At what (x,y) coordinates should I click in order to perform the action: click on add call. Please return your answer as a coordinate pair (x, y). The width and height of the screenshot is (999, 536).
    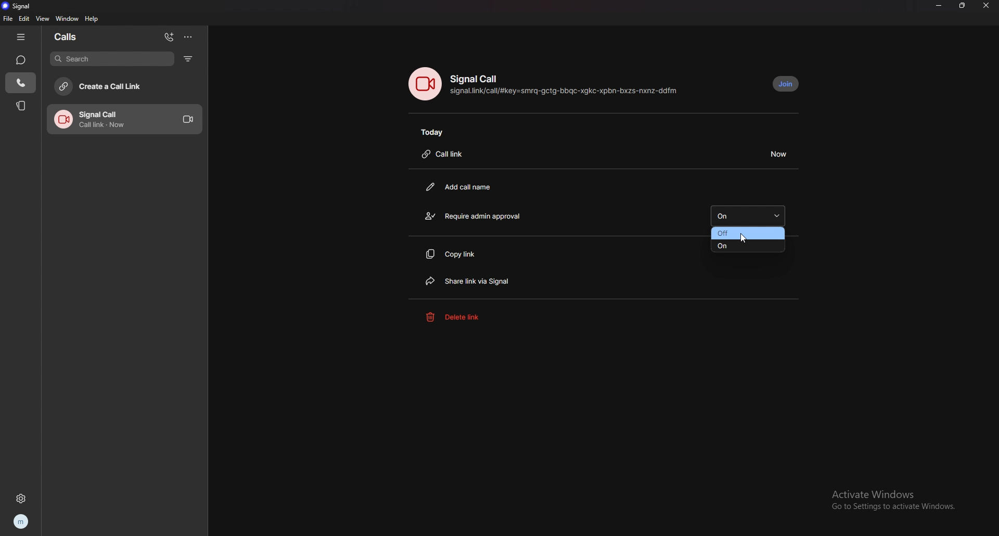
    Looking at the image, I should click on (170, 38).